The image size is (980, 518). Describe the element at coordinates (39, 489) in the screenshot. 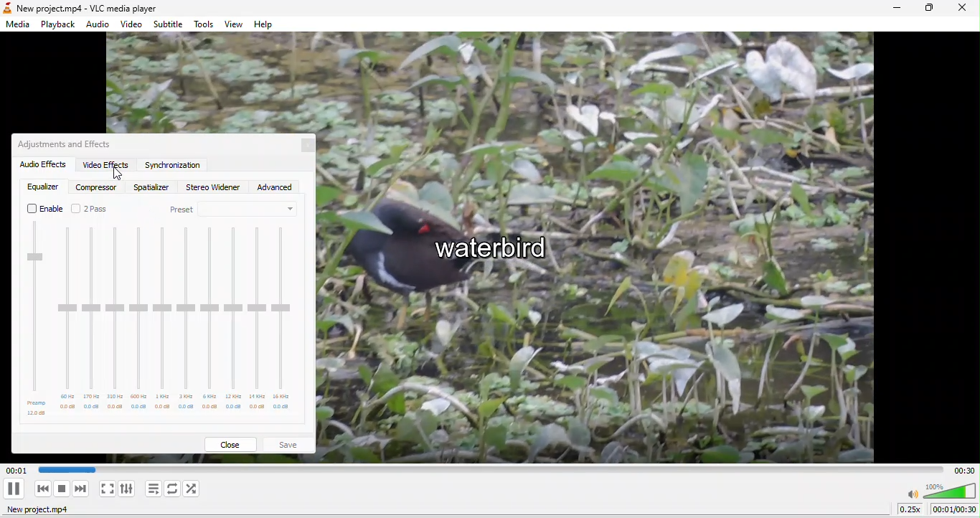

I see `previous media` at that location.